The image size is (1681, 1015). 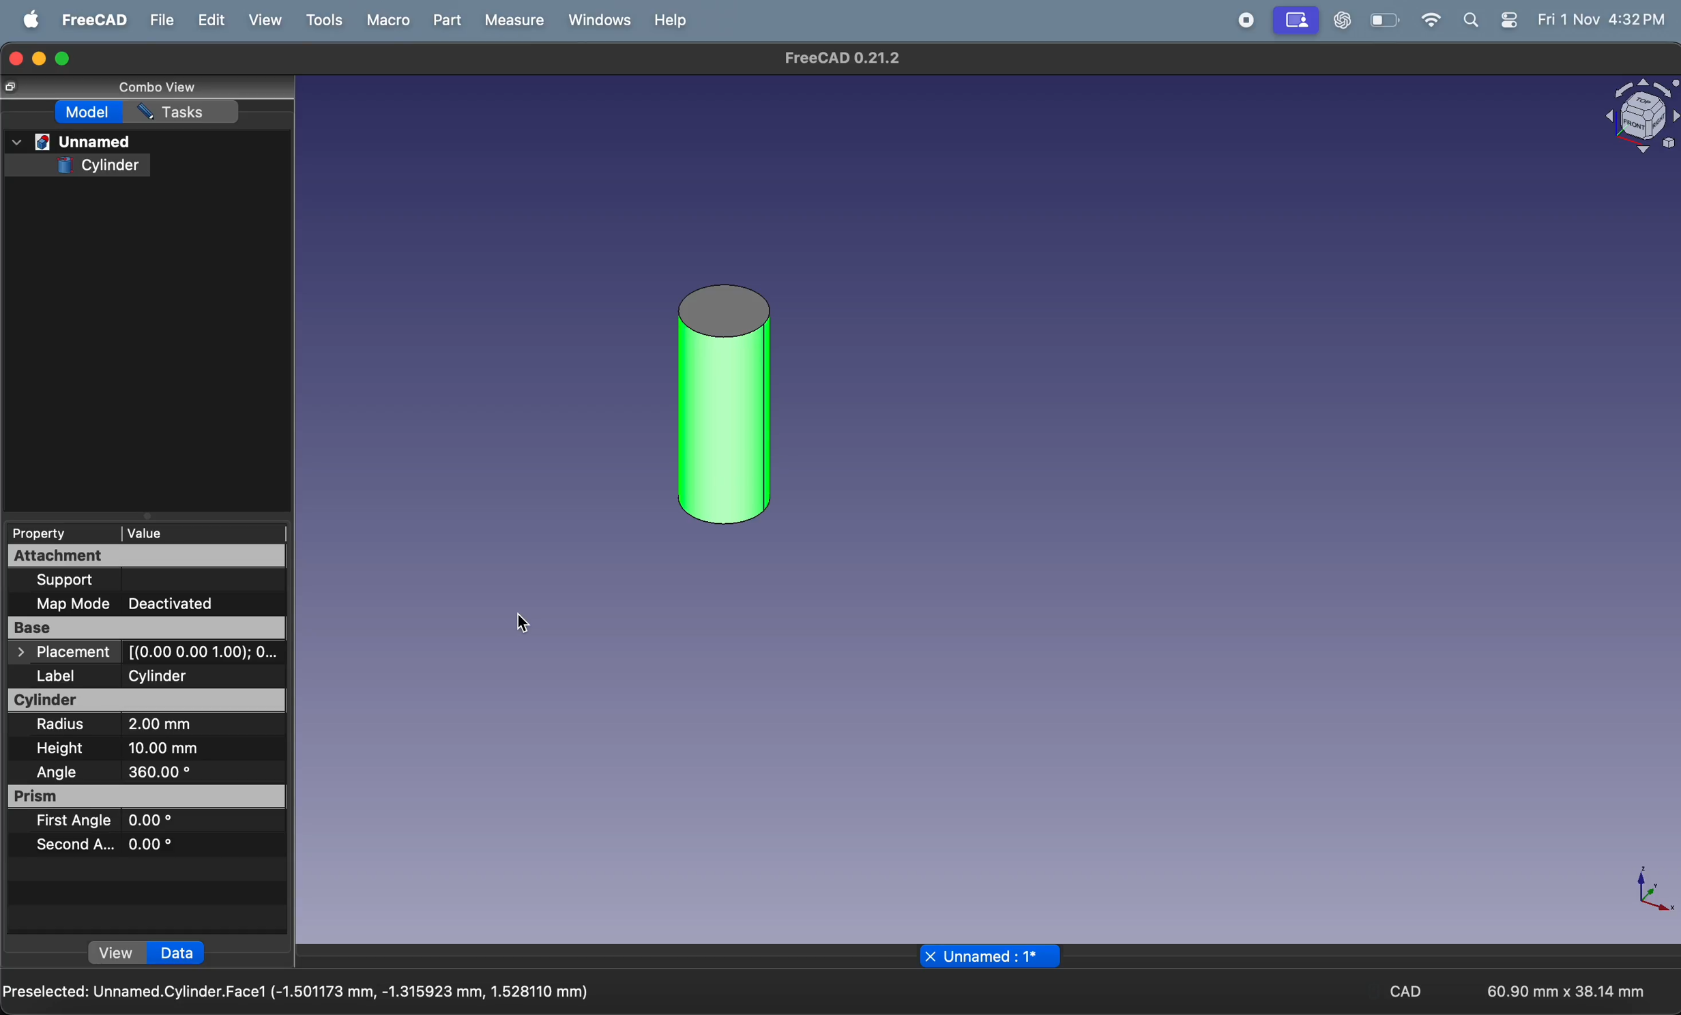 I want to click on data, so click(x=178, y=954).